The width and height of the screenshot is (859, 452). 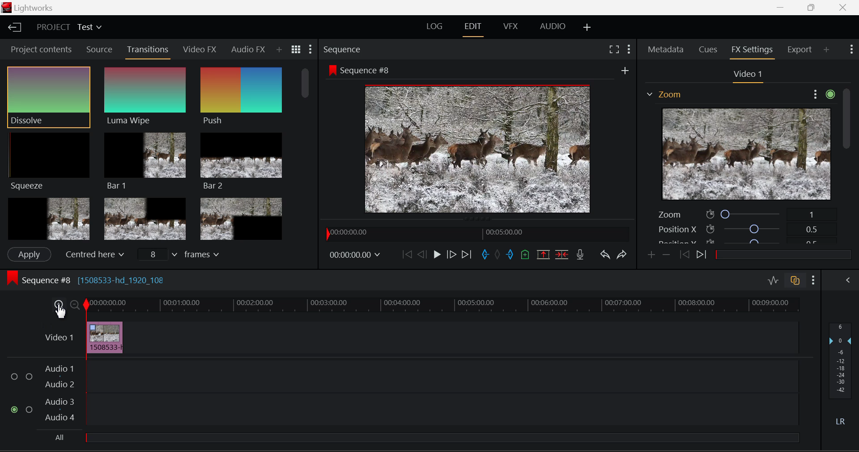 What do you see at coordinates (525, 256) in the screenshot?
I see `Mark Cue` at bounding box center [525, 256].